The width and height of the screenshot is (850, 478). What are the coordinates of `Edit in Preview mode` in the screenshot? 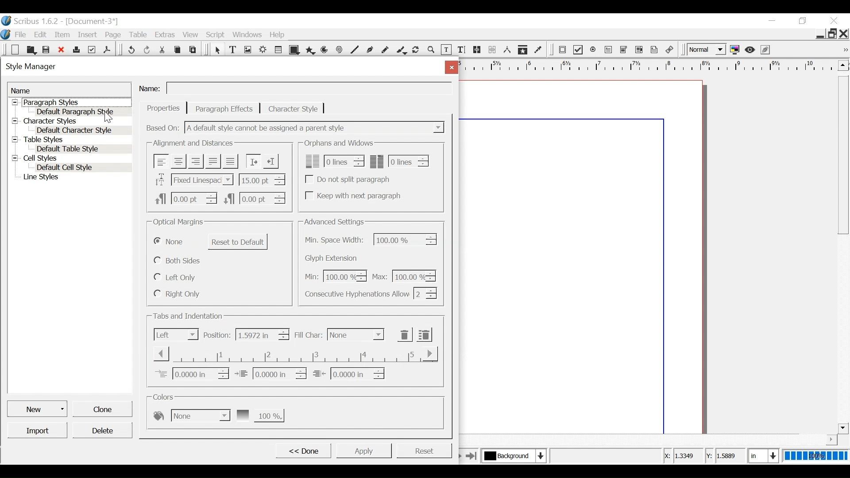 It's located at (766, 50).